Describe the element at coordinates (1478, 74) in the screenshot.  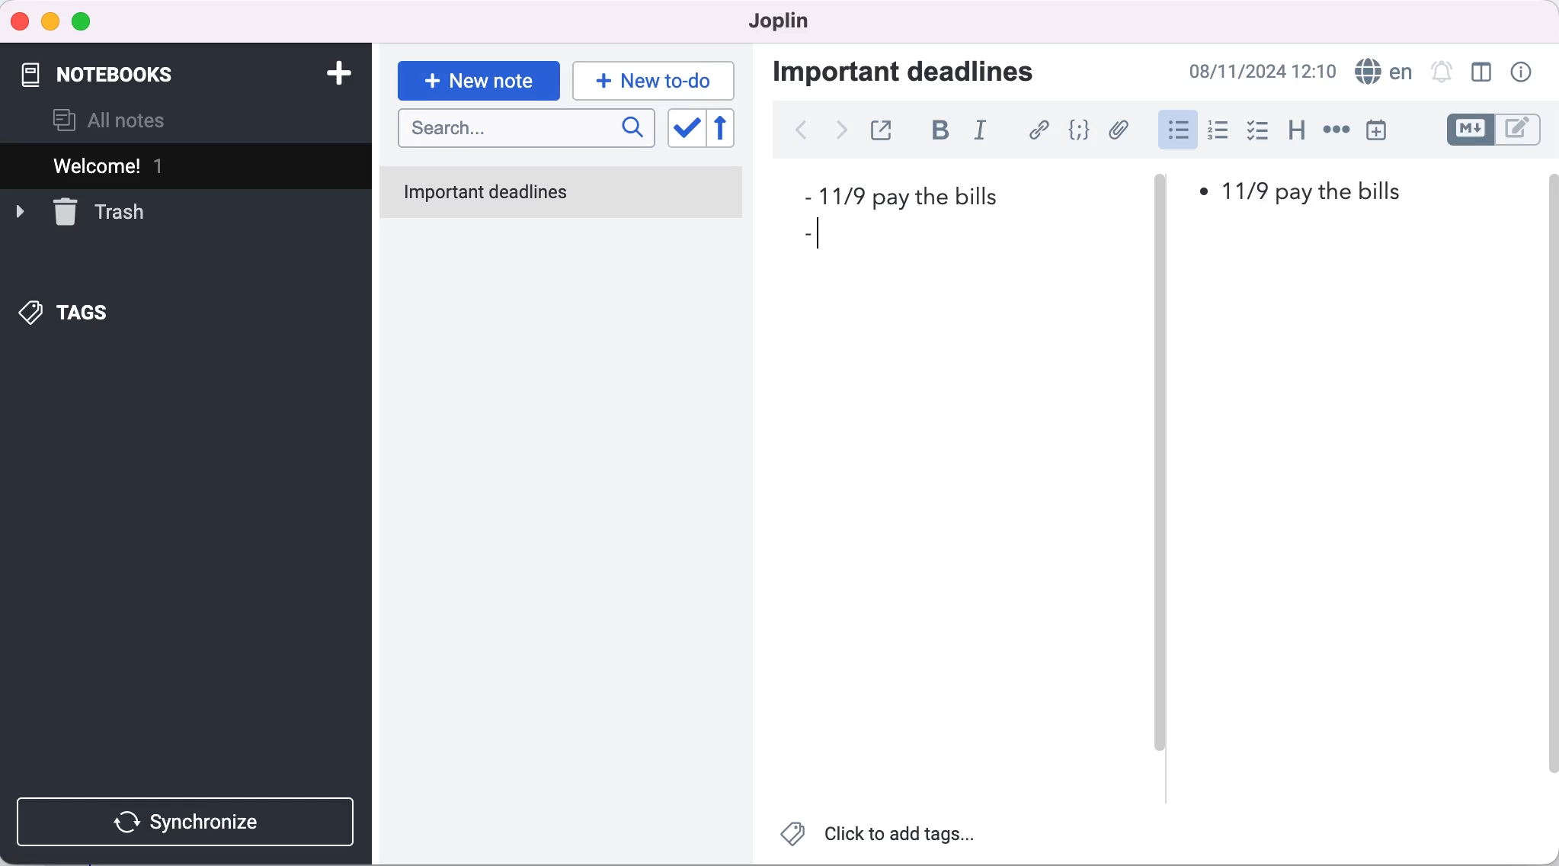
I see `toggle editor layout` at that location.